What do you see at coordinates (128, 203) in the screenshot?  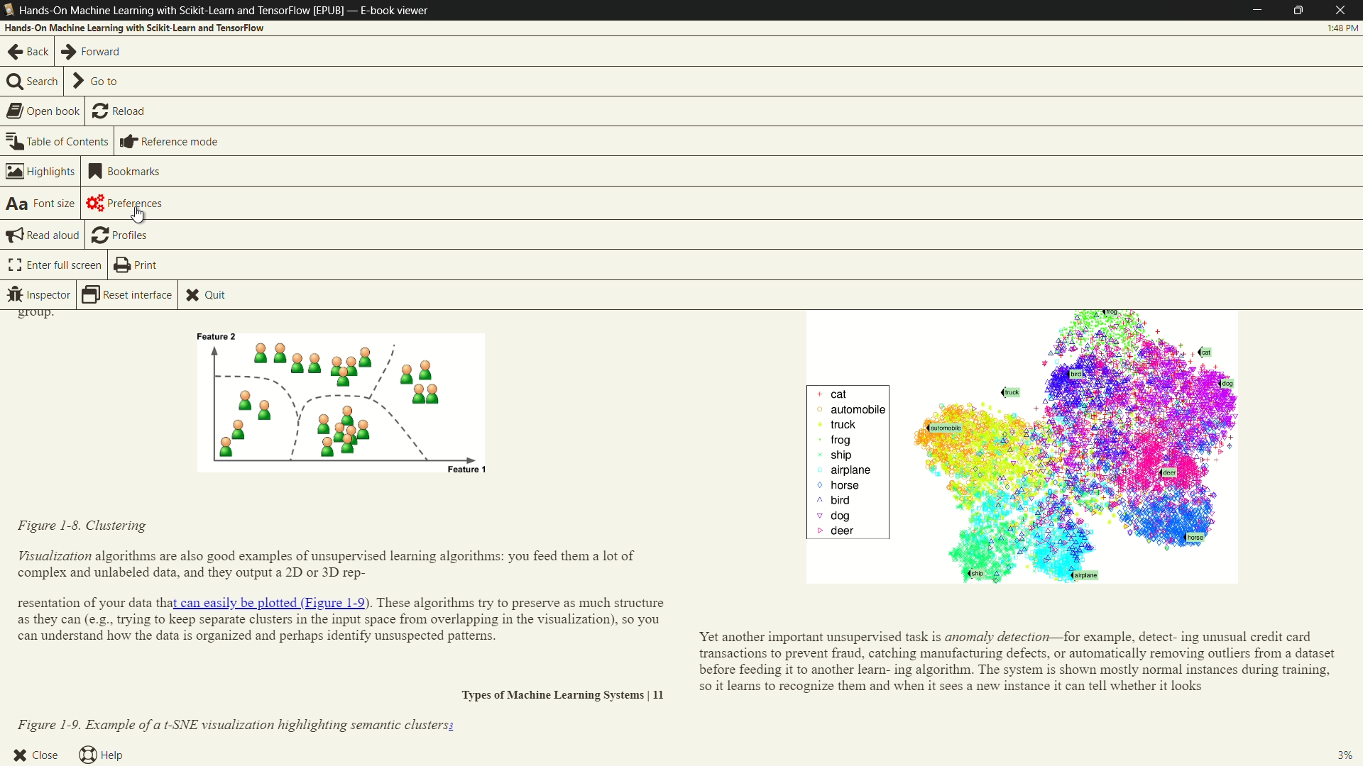 I see `preferences` at bounding box center [128, 203].